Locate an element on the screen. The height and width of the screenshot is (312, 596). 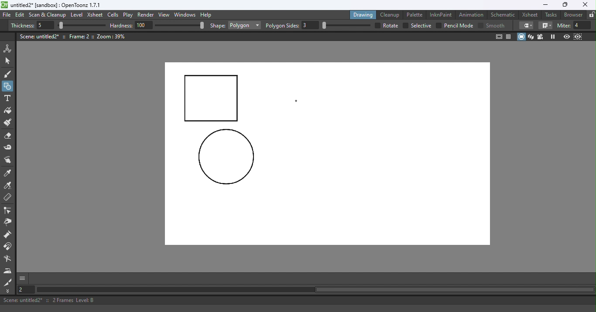
InknPaint is located at coordinates (441, 14).